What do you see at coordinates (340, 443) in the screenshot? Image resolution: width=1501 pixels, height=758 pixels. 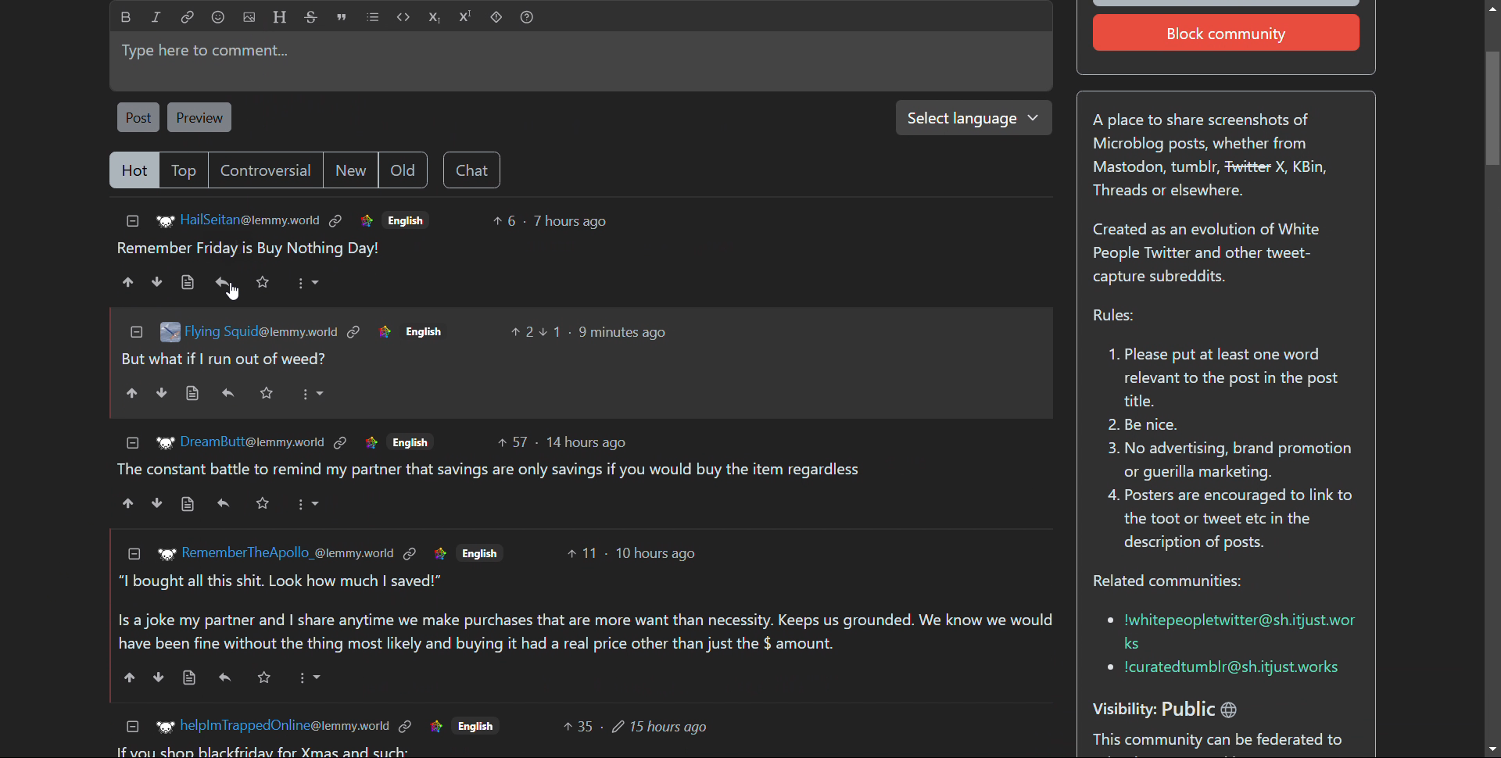 I see `link` at bounding box center [340, 443].